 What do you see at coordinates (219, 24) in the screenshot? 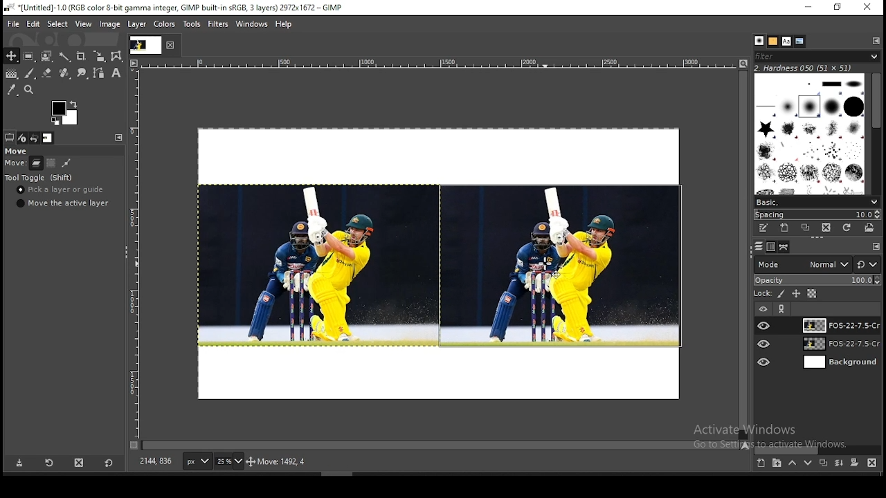
I see `filters` at bounding box center [219, 24].